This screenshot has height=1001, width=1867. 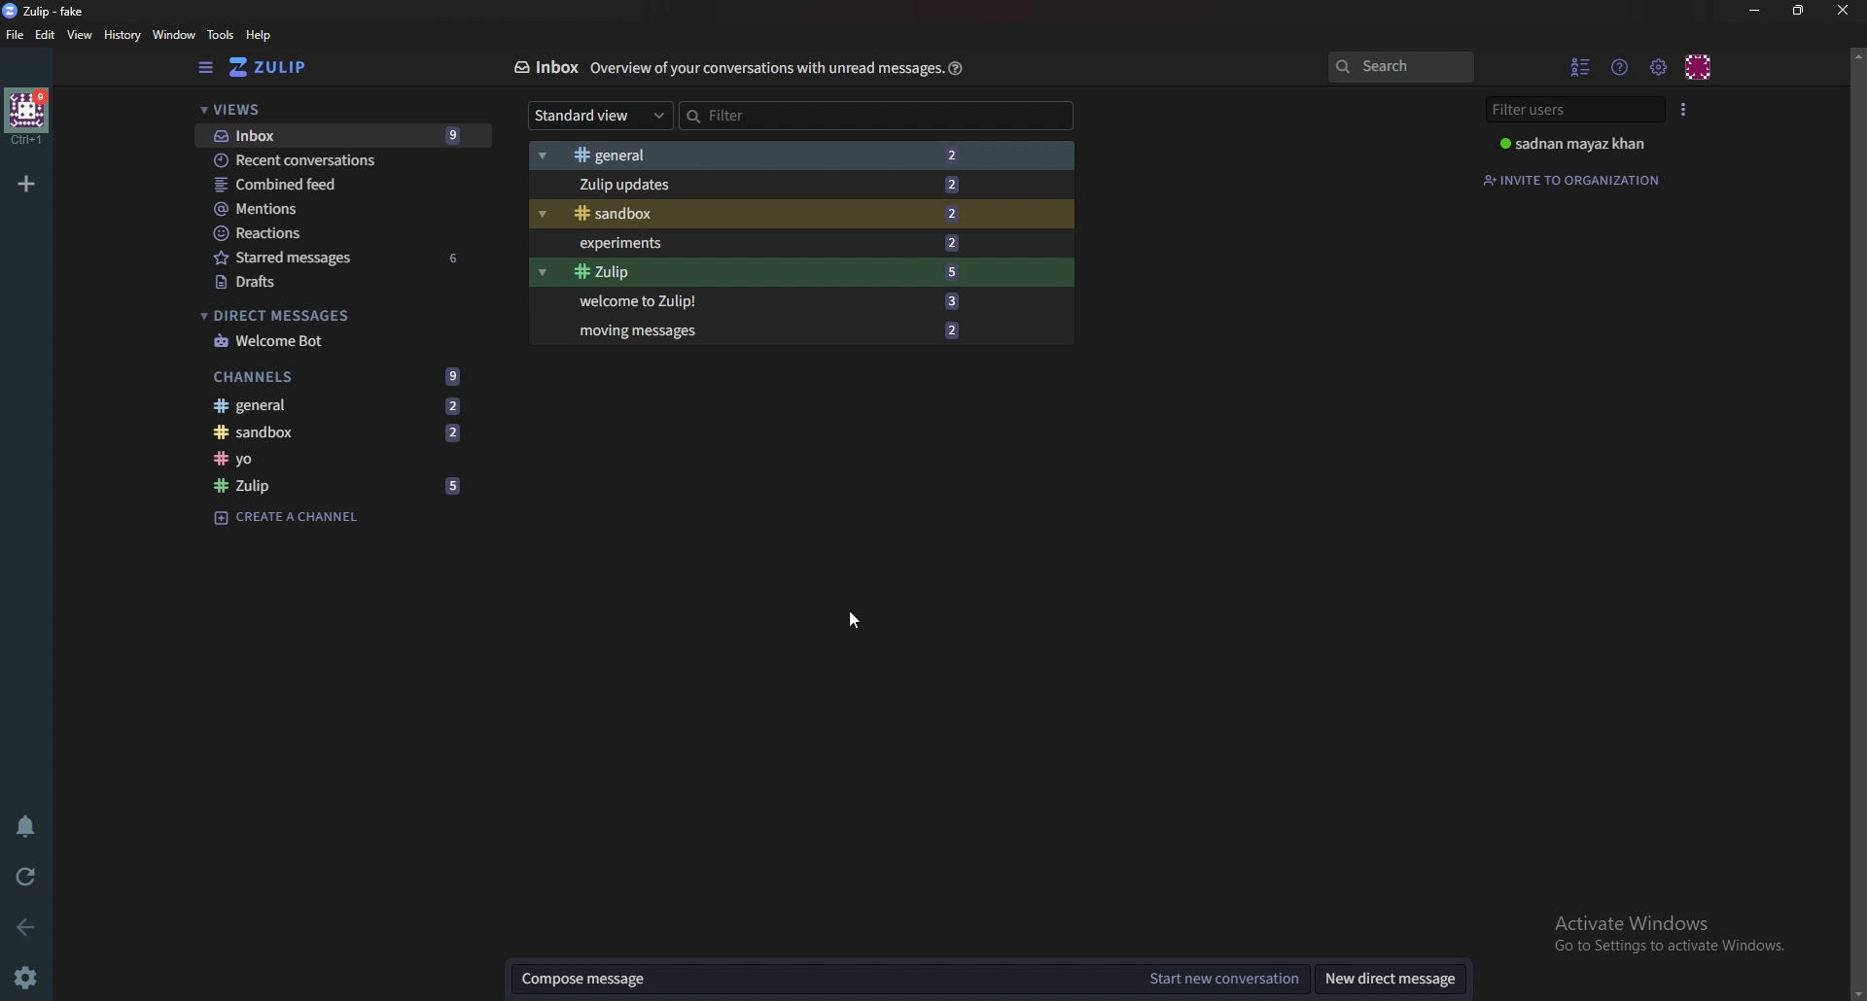 I want to click on welcome to Zulip, so click(x=774, y=300).